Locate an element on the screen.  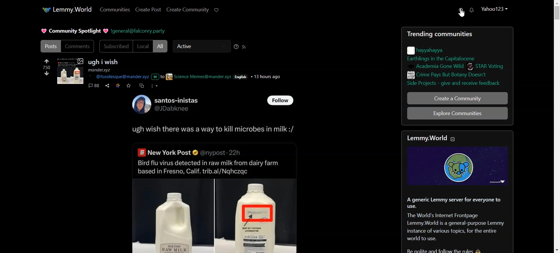
Vertical scroll bar is located at coordinates (555, 126).